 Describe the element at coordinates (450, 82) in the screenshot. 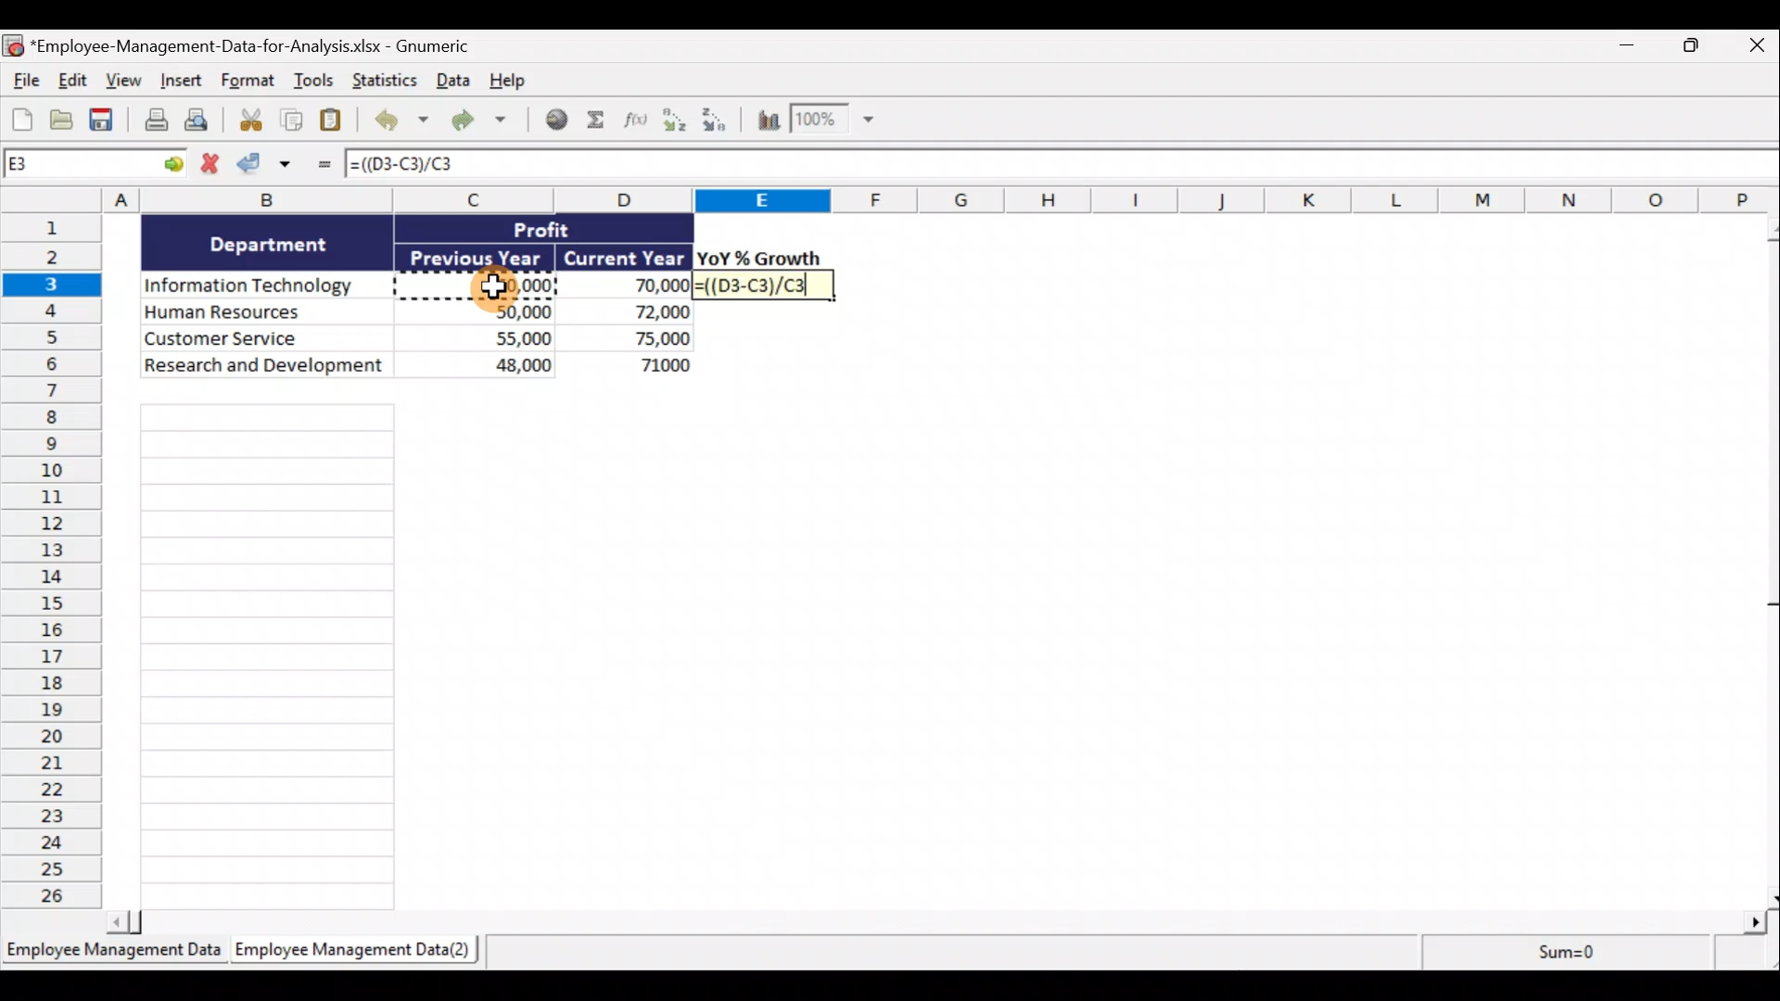

I see `Data` at that location.